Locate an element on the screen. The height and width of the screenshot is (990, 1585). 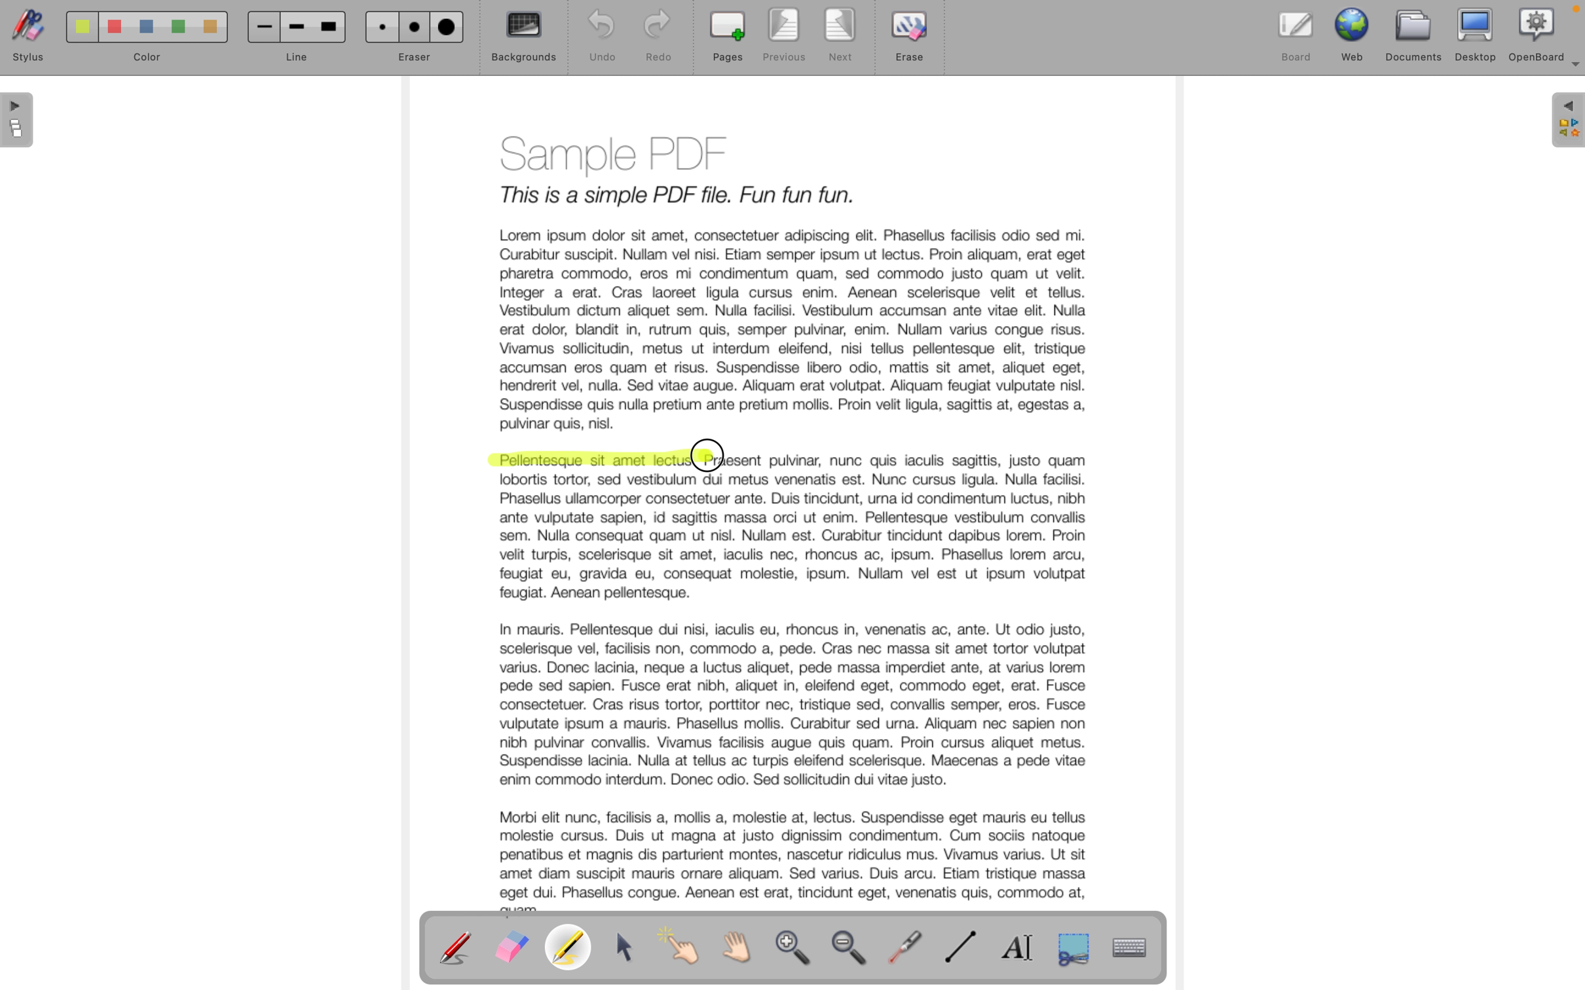
cursor is located at coordinates (714, 451).